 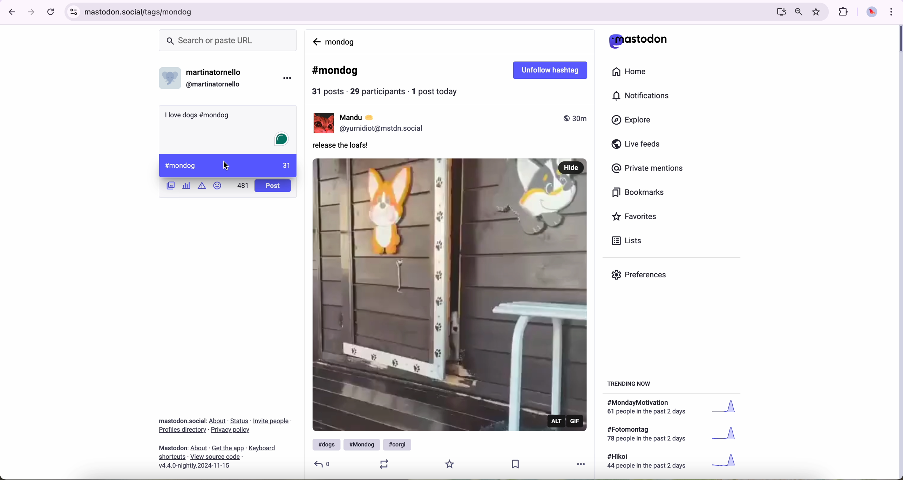 I want to click on 31 posts, so click(x=329, y=92).